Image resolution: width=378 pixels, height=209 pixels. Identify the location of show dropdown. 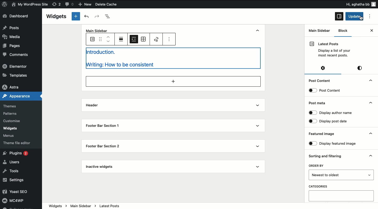
(259, 134).